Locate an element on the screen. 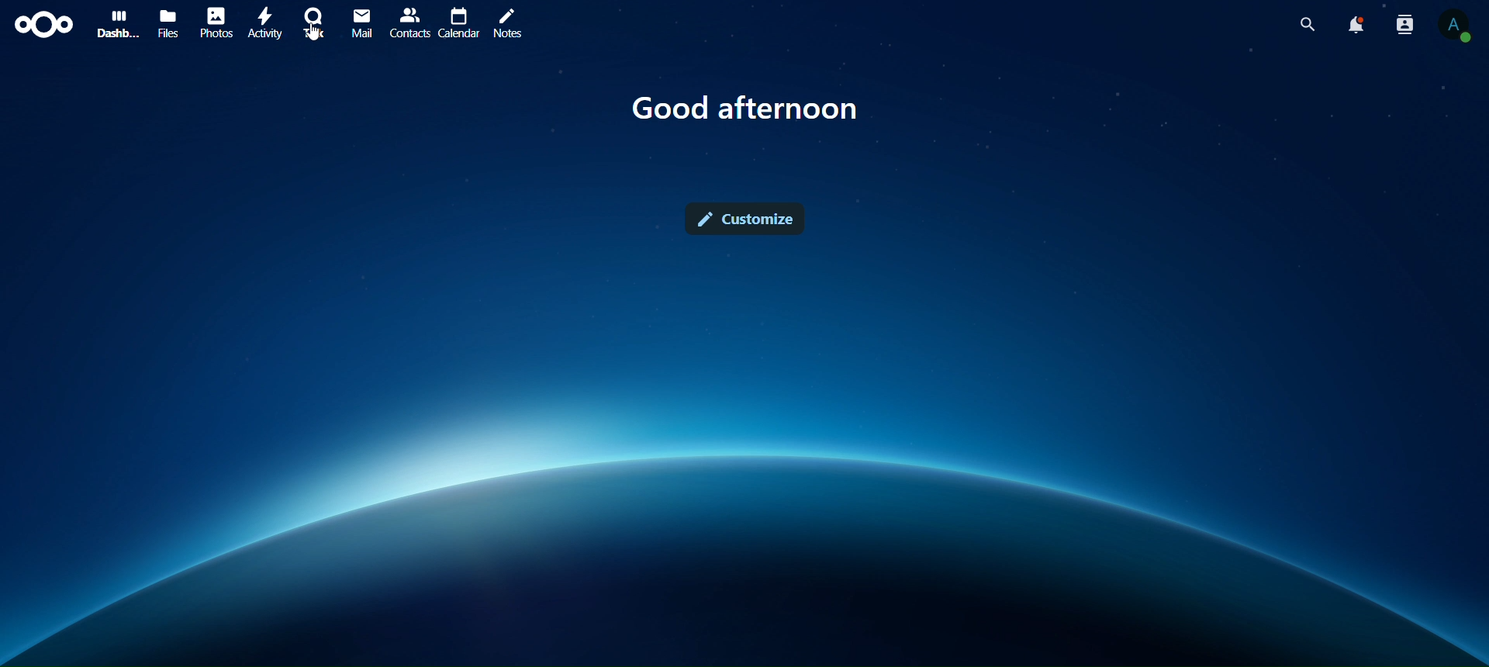 This screenshot has height=667, width=1489. contact is located at coordinates (317, 25).